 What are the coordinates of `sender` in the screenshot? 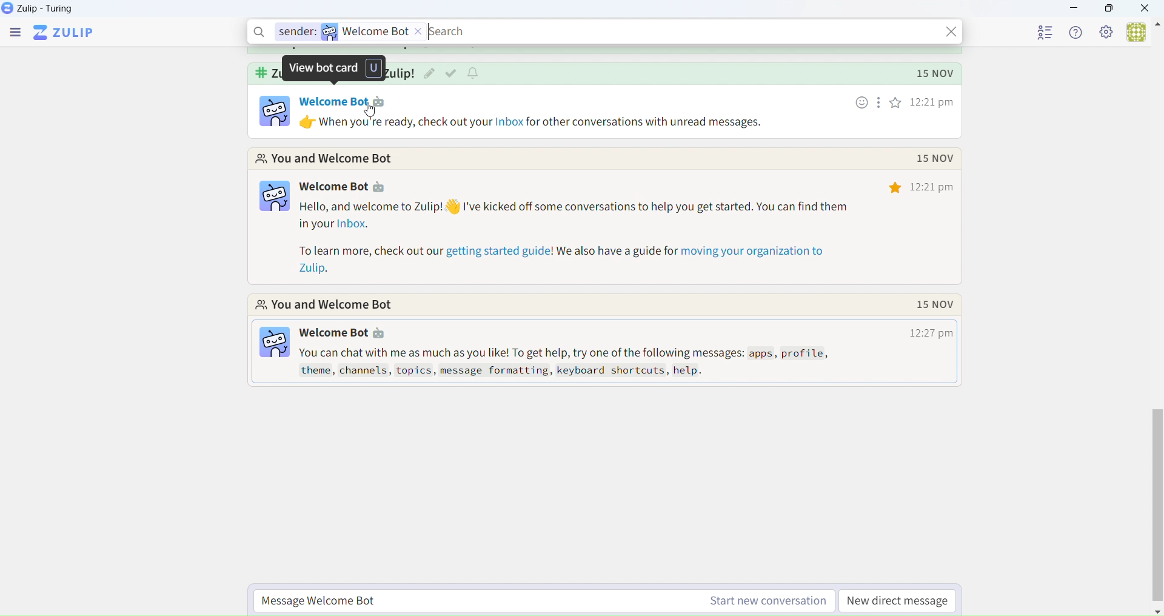 It's located at (295, 32).